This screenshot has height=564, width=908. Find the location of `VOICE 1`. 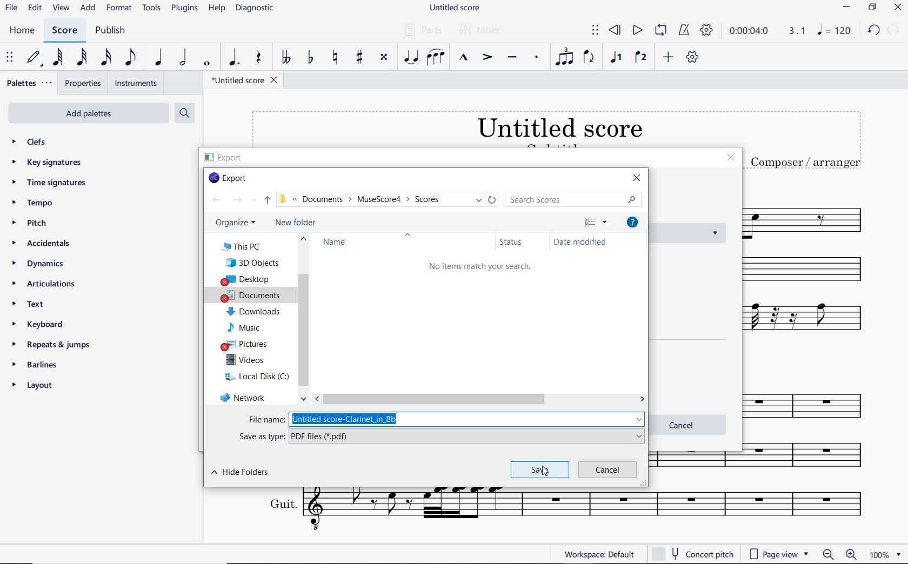

VOICE 1 is located at coordinates (617, 58).